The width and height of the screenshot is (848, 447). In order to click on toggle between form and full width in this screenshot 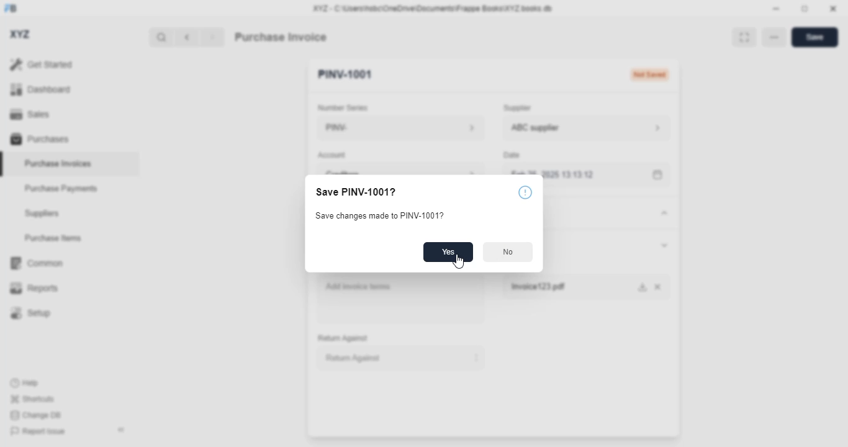, I will do `click(744, 38)`.